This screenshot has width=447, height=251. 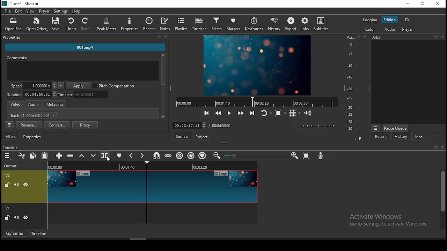 I want to click on editing, so click(x=389, y=20).